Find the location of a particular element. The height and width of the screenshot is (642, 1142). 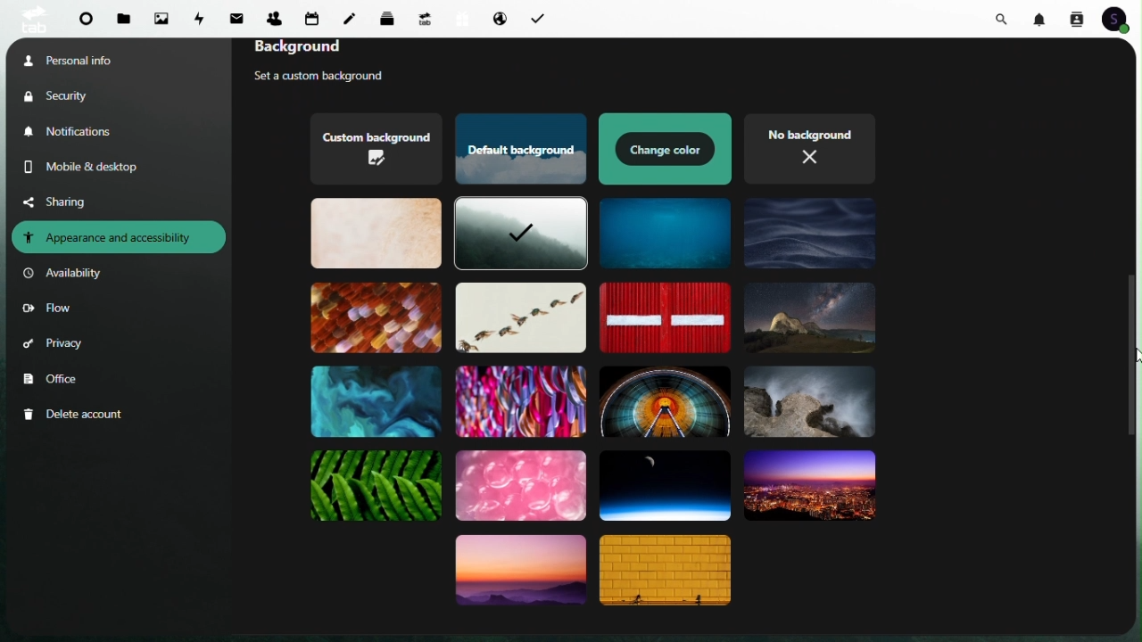

Notifications is located at coordinates (1042, 18).